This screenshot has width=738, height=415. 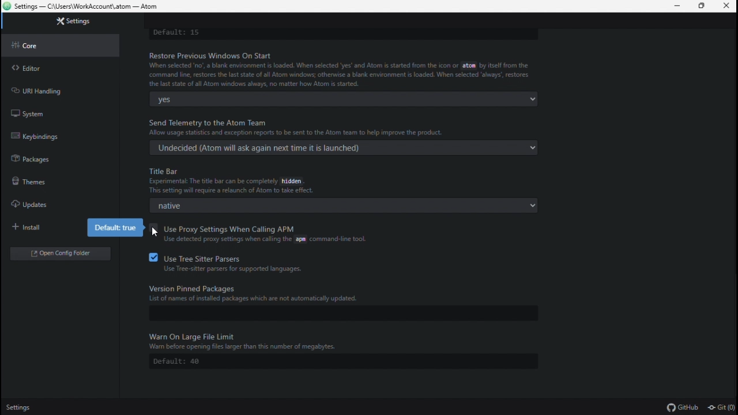 What do you see at coordinates (683, 407) in the screenshot?
I see `GitHub` at bounding box center [683, 407].